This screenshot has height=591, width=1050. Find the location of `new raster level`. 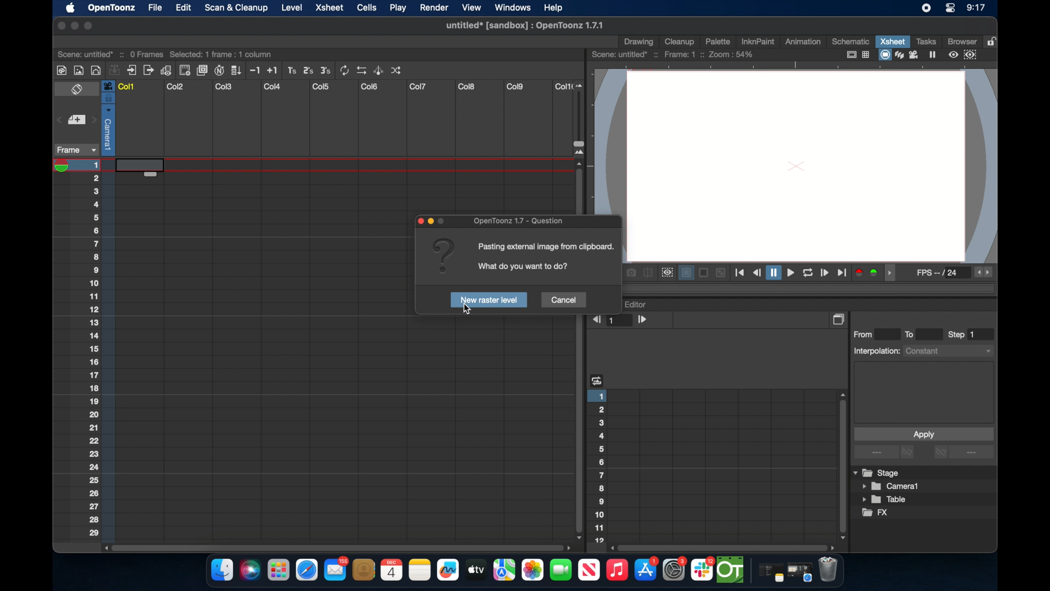

new raster level is located at coordinates (490, 297).